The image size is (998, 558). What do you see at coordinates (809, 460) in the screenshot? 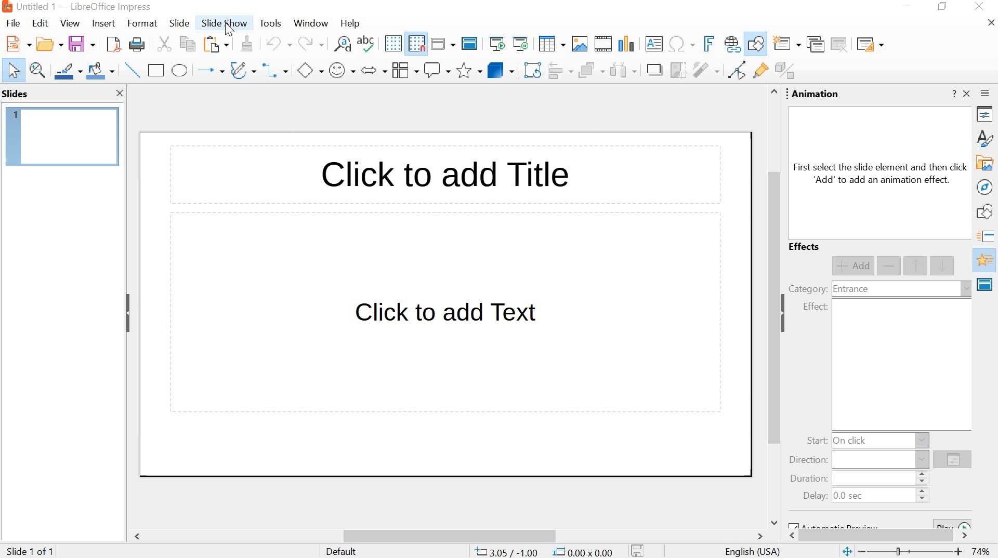
I see `direction` at bounding box center [809, 460].